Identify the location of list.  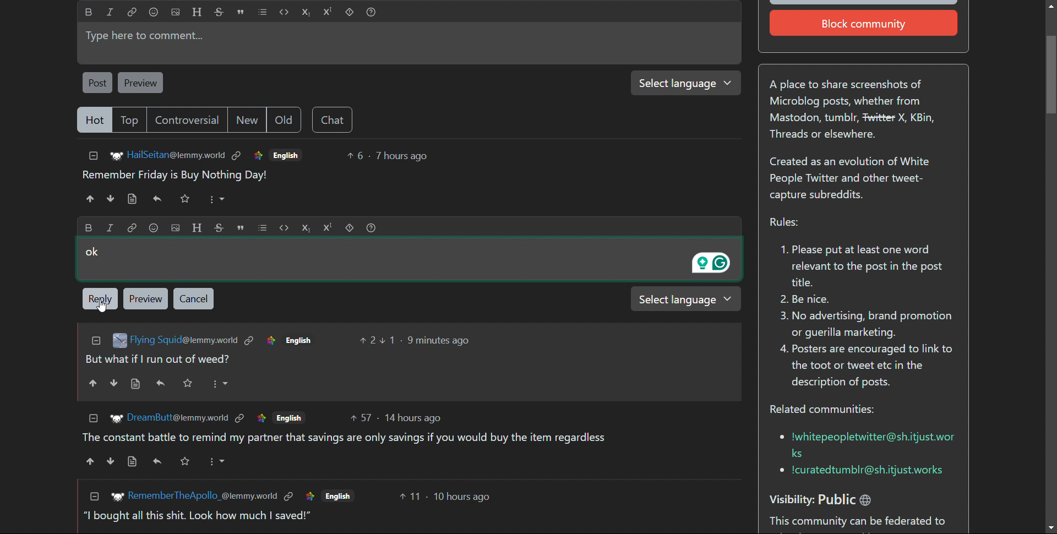
(263, 12).